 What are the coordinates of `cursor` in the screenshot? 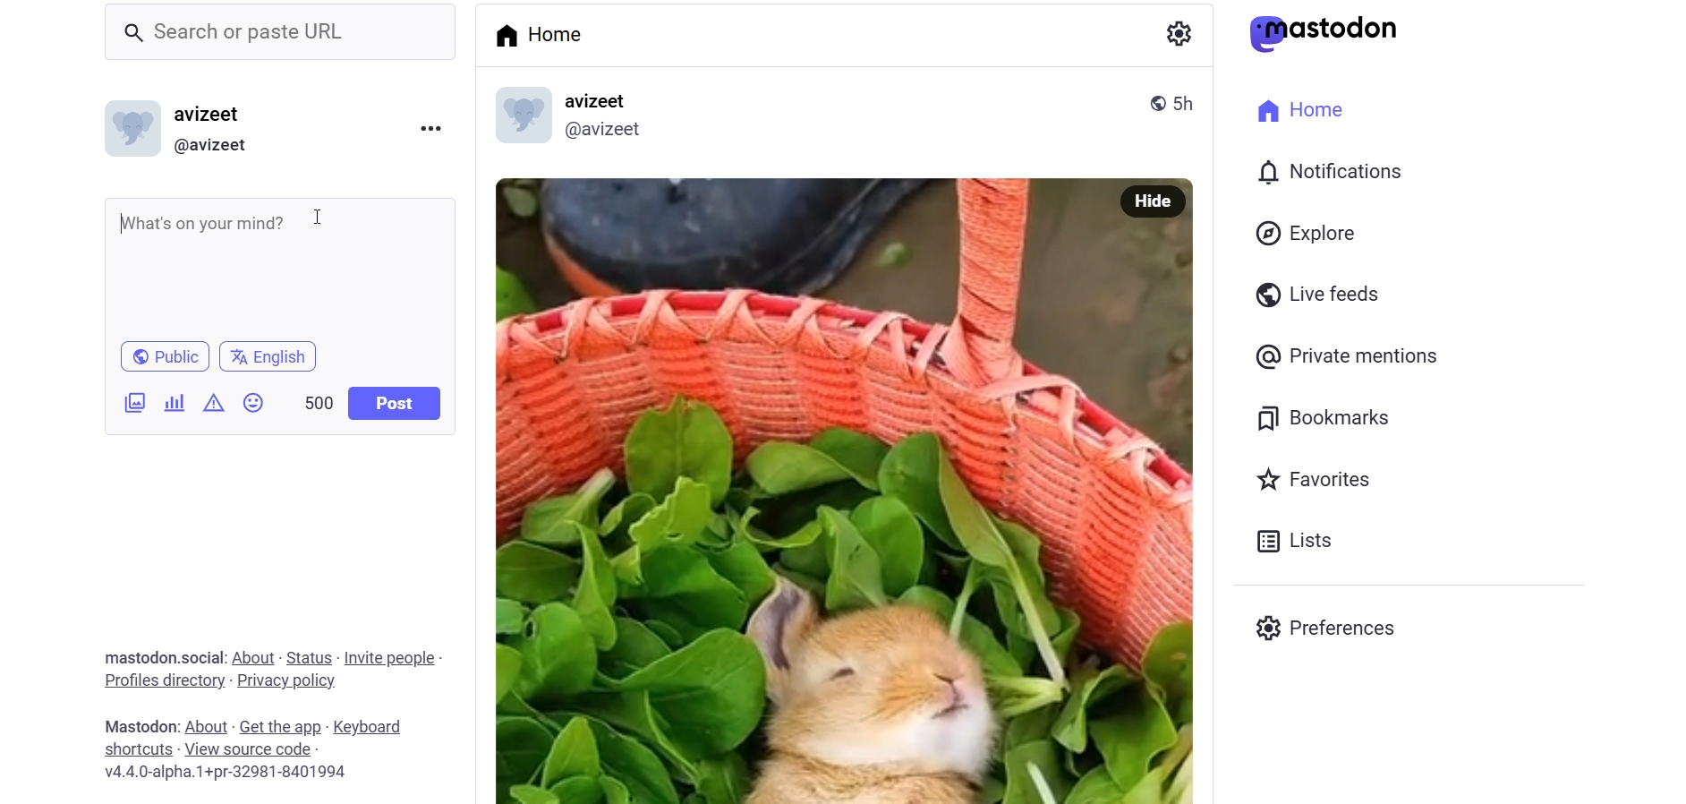 It's located at (317, 218).